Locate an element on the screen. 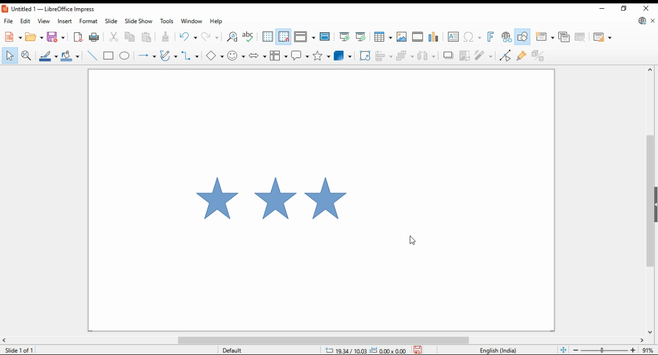 Image resolution: width=658 pixels, height=355 pixels. crop is located at coordinates (464, 55).